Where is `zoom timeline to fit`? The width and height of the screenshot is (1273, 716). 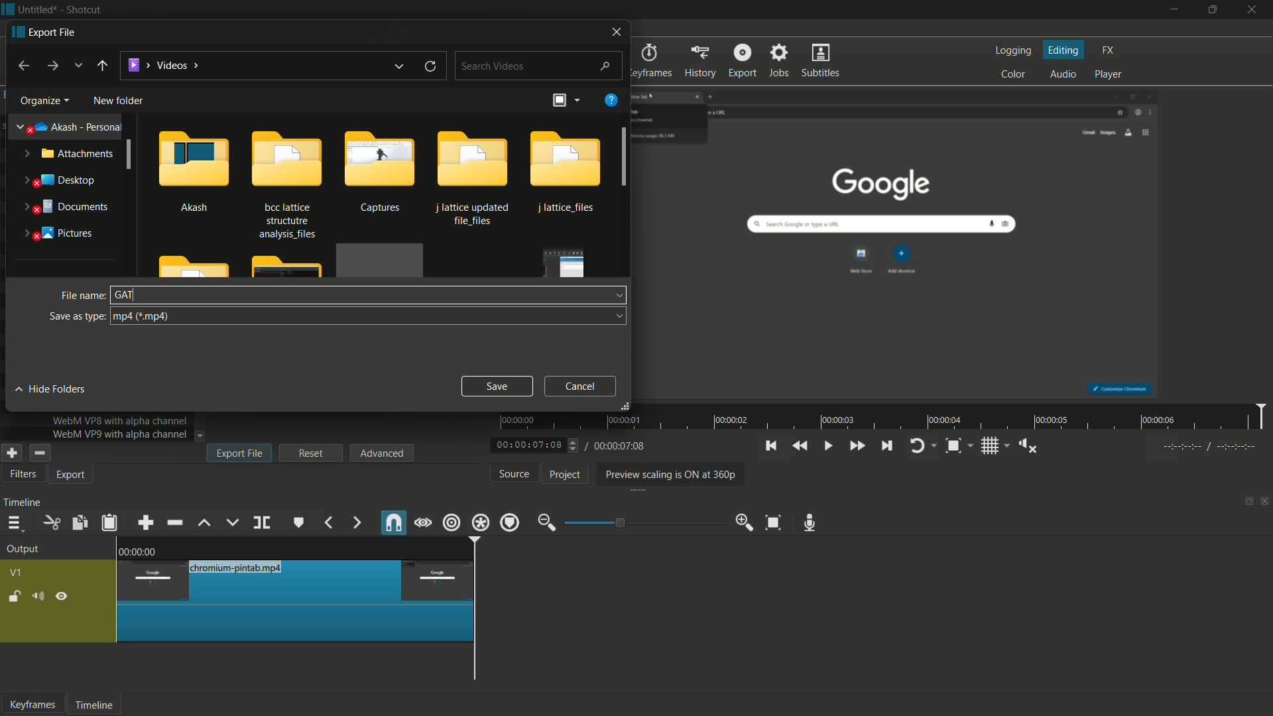 zoom timeline to fit is located at coordinates (776, 522).